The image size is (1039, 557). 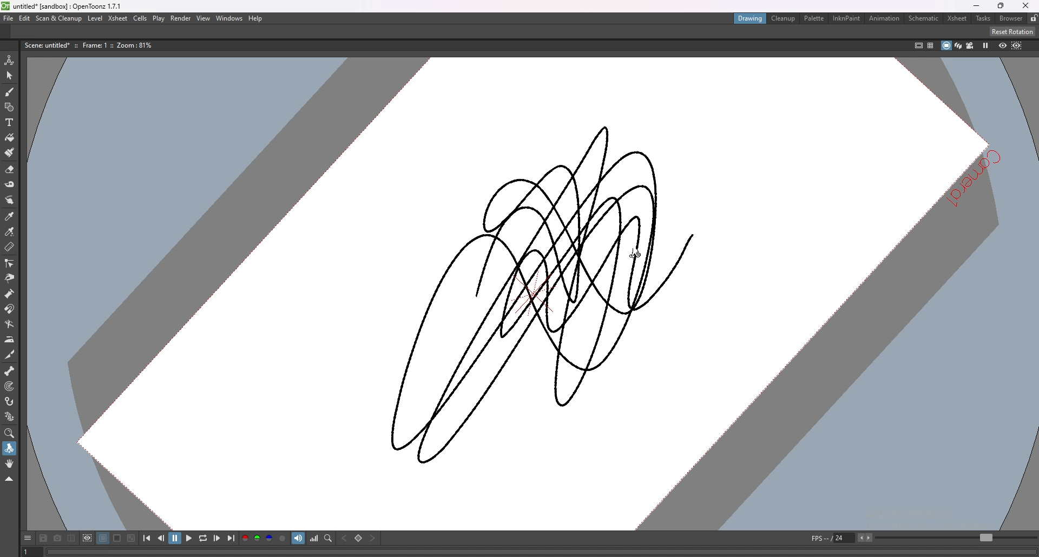 What do you see at coordinates (29, 552) in the screenshot?
I see `1` at bounding box center [29, 552].